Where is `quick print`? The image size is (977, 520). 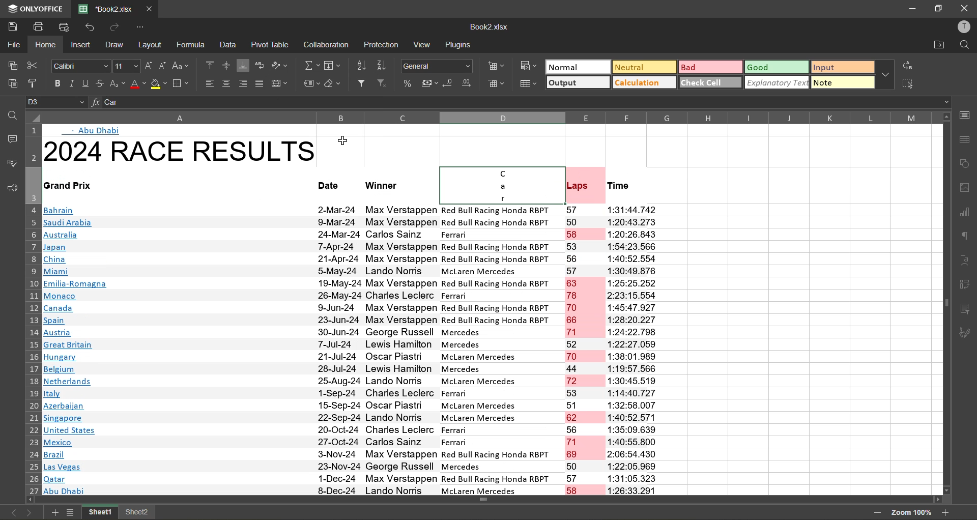
quick print is located at coordinates (64, 25).